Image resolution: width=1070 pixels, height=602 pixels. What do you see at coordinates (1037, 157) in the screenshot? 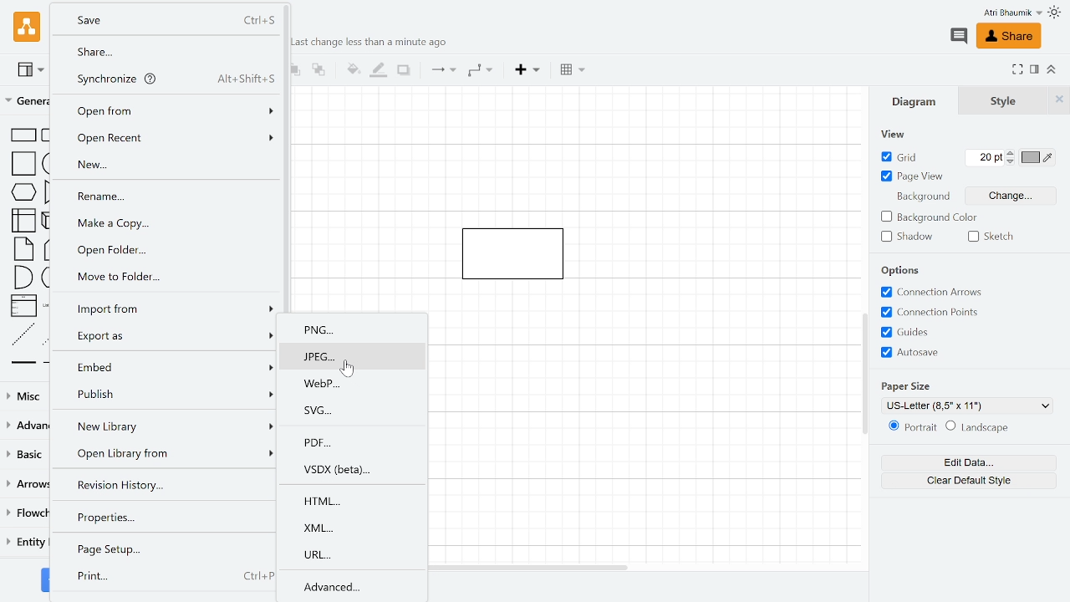
I see `Grid color` at bounding box center [1037, 157].